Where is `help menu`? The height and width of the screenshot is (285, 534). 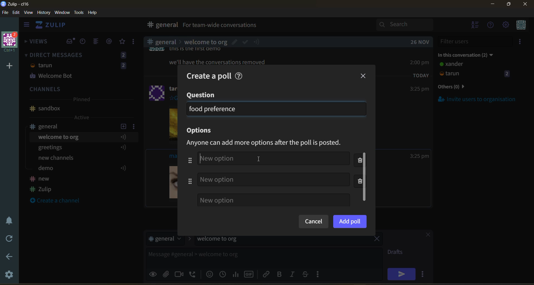
help menu is located at coordinates (491, 26).